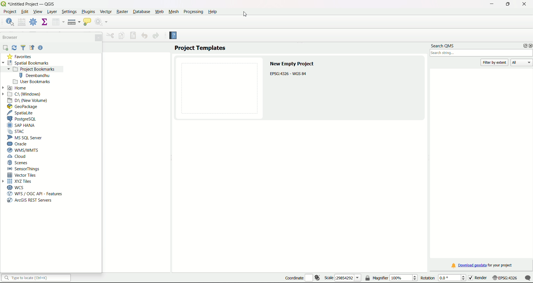 The width and height of the screenshot is (533, 283). What do you see at coordinates (25, 150) in the screenshot?
I see `WMS/WTMS` at bounding box center [25, 150].